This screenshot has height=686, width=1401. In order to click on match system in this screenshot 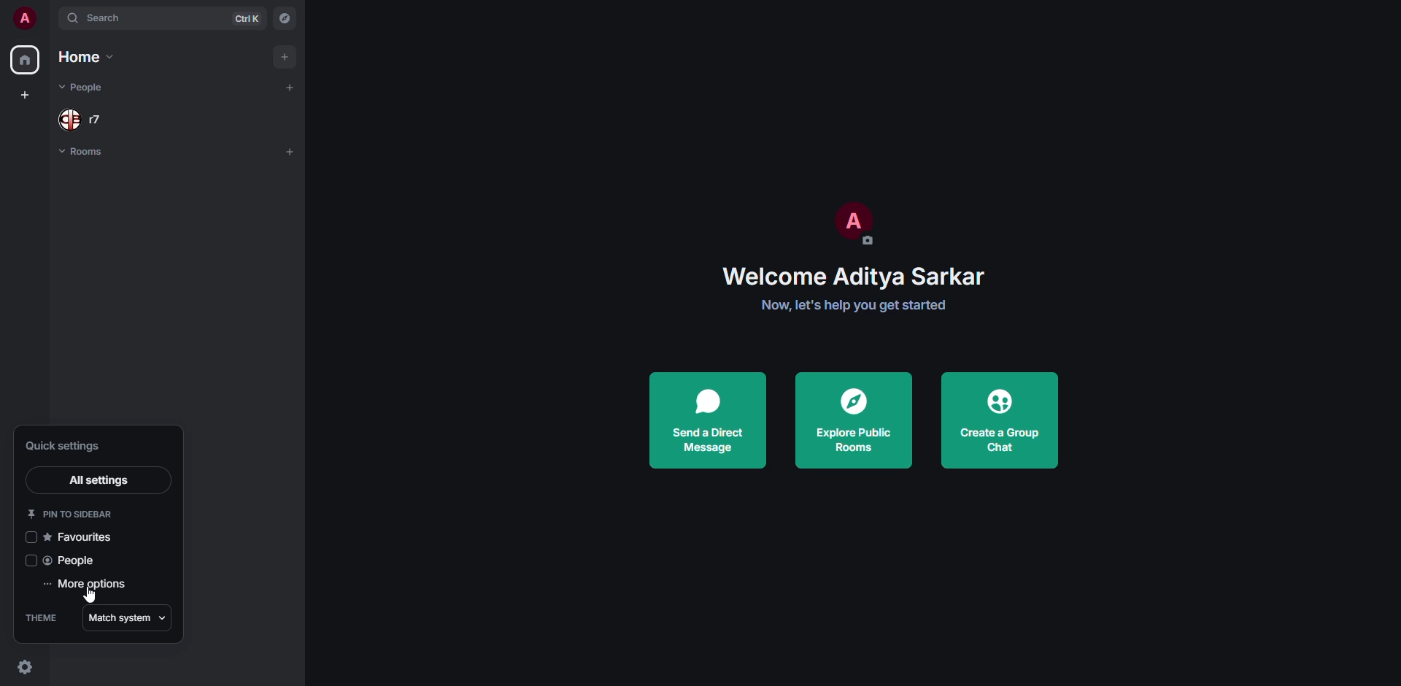, I will do `click(128, 619)`.